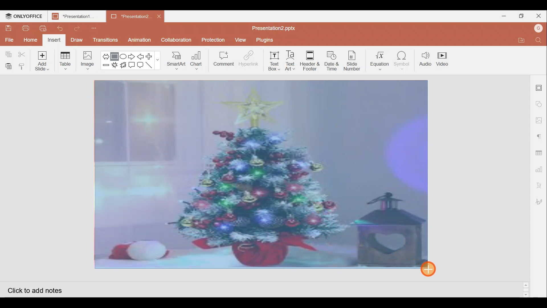 Image resolution: width=547 pixels, height=308 pixels. Describe the element at coordinates (290, 61) in the screenshot. I see `Text Art` at that location.